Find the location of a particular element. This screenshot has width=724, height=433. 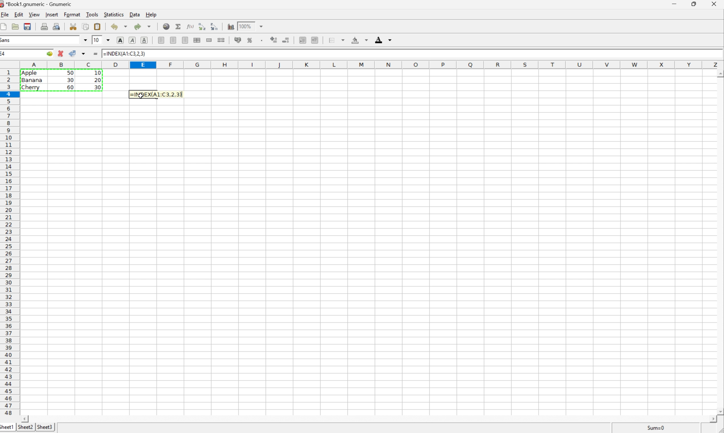

background is located at coordinates (361, 40).